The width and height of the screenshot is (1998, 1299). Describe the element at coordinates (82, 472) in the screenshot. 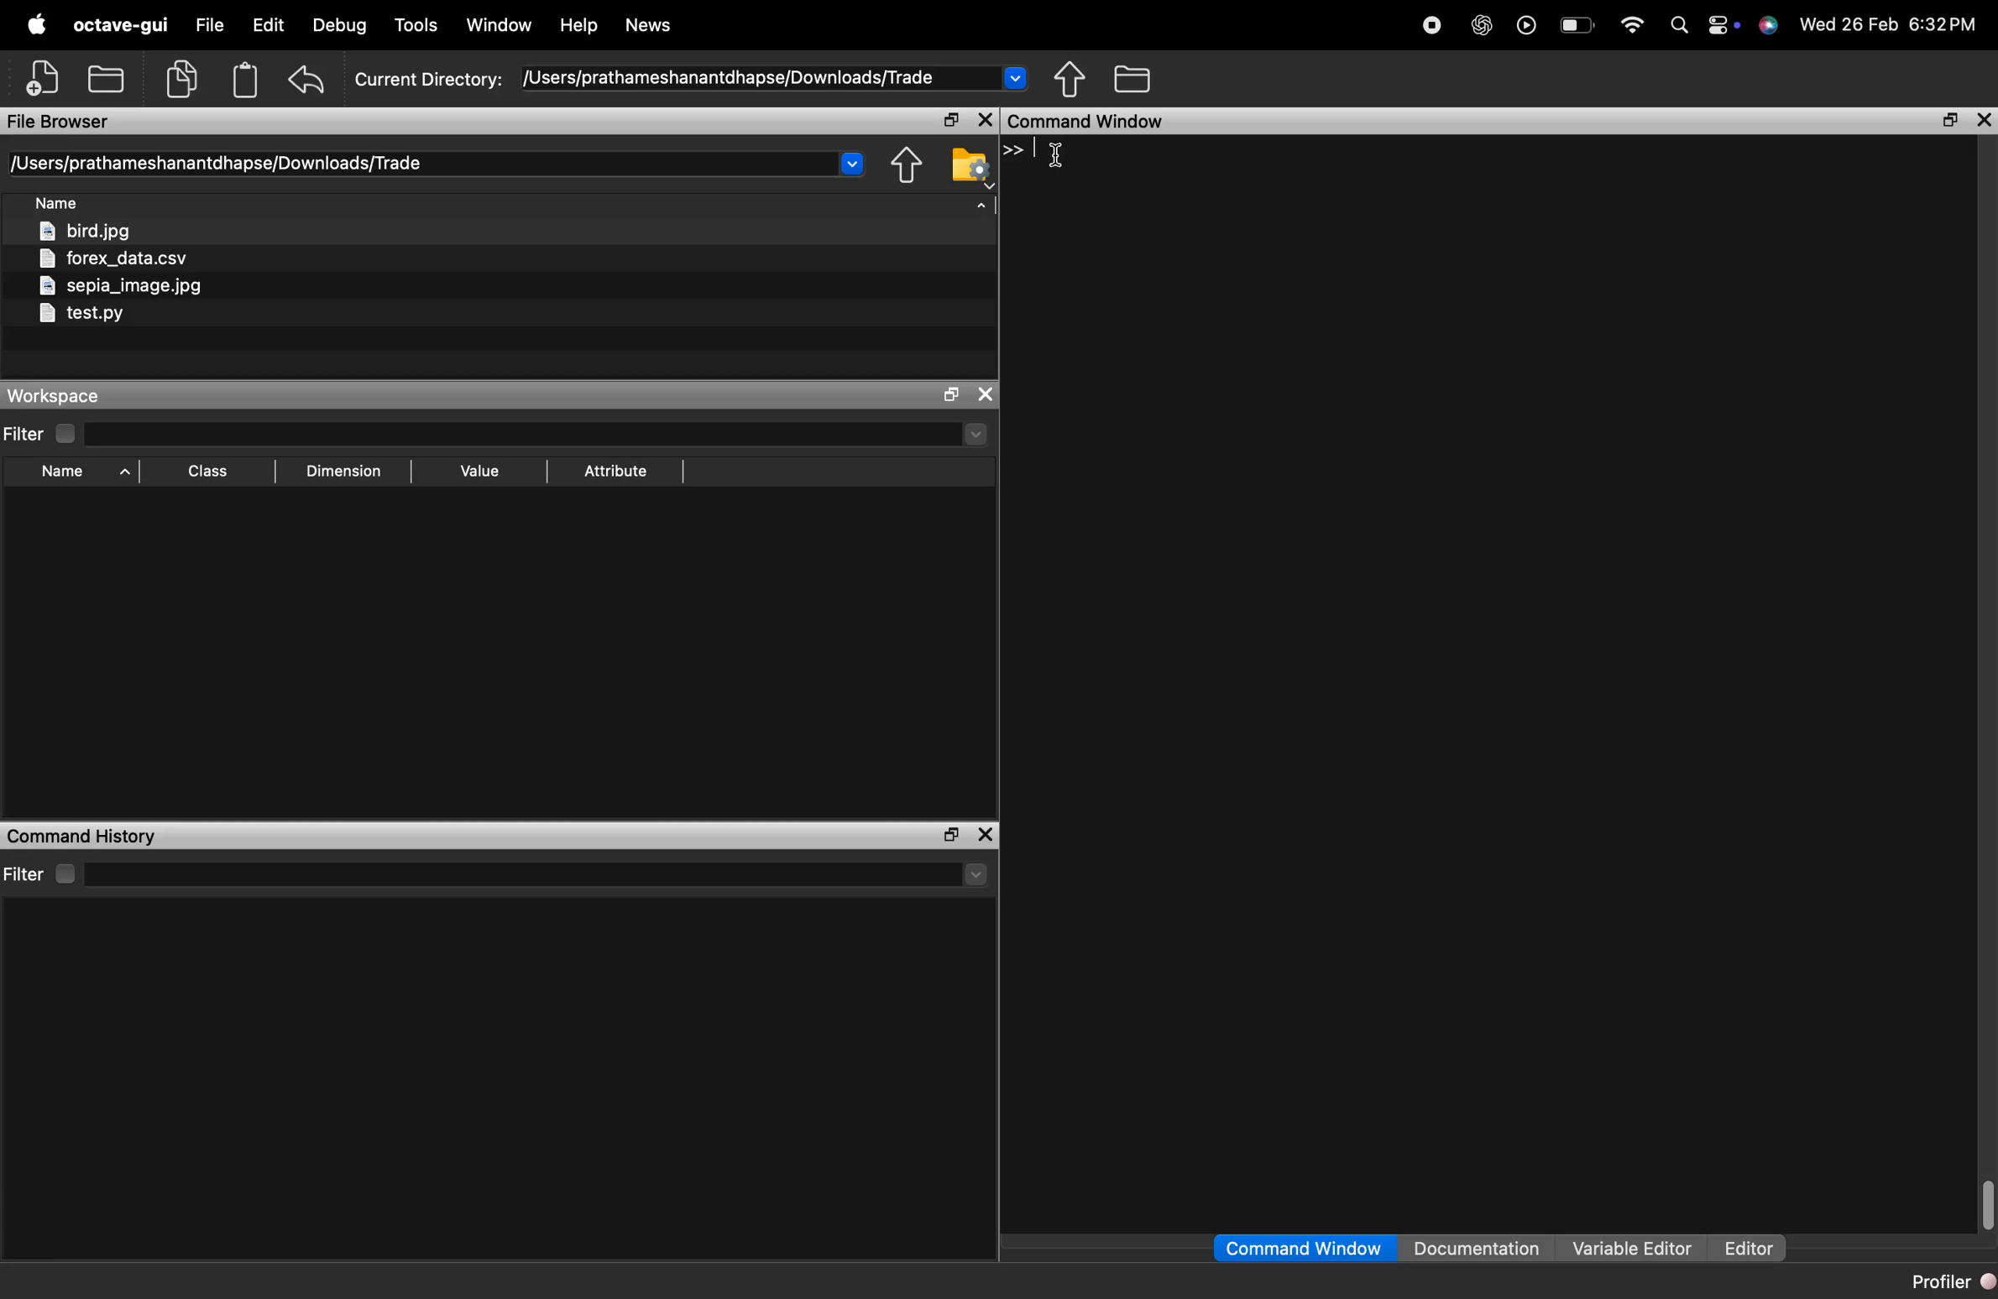

I see `sort by name` at that location.